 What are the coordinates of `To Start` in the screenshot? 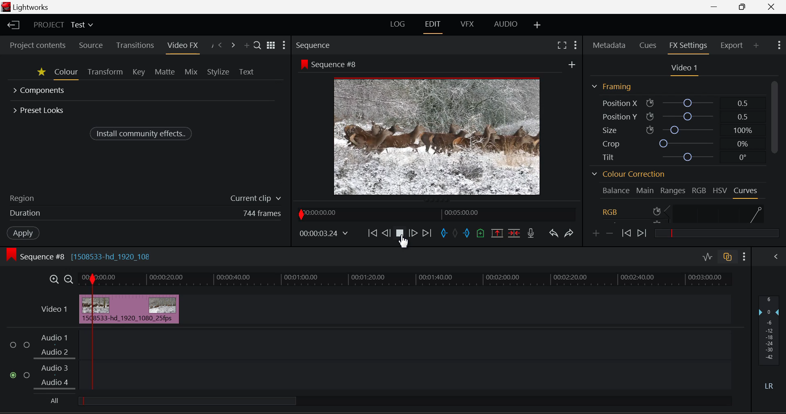 It's located at (373, 234).